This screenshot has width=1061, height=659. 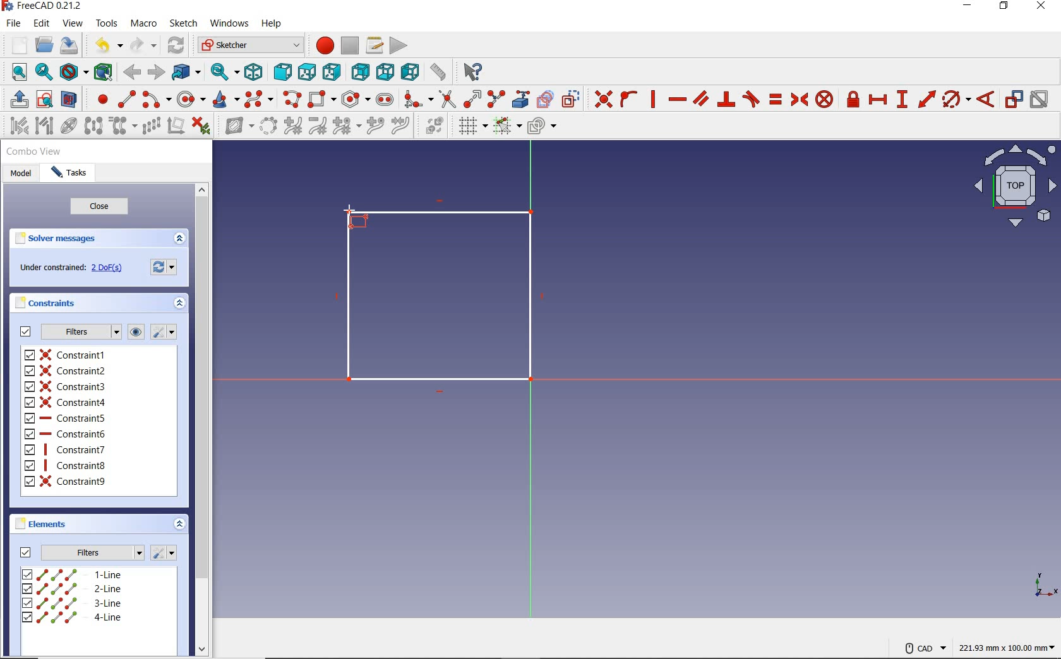 What do you see at coordinates (66, 465) in the screenshot?
I see `constraint8` at bounding box center [66, 465].